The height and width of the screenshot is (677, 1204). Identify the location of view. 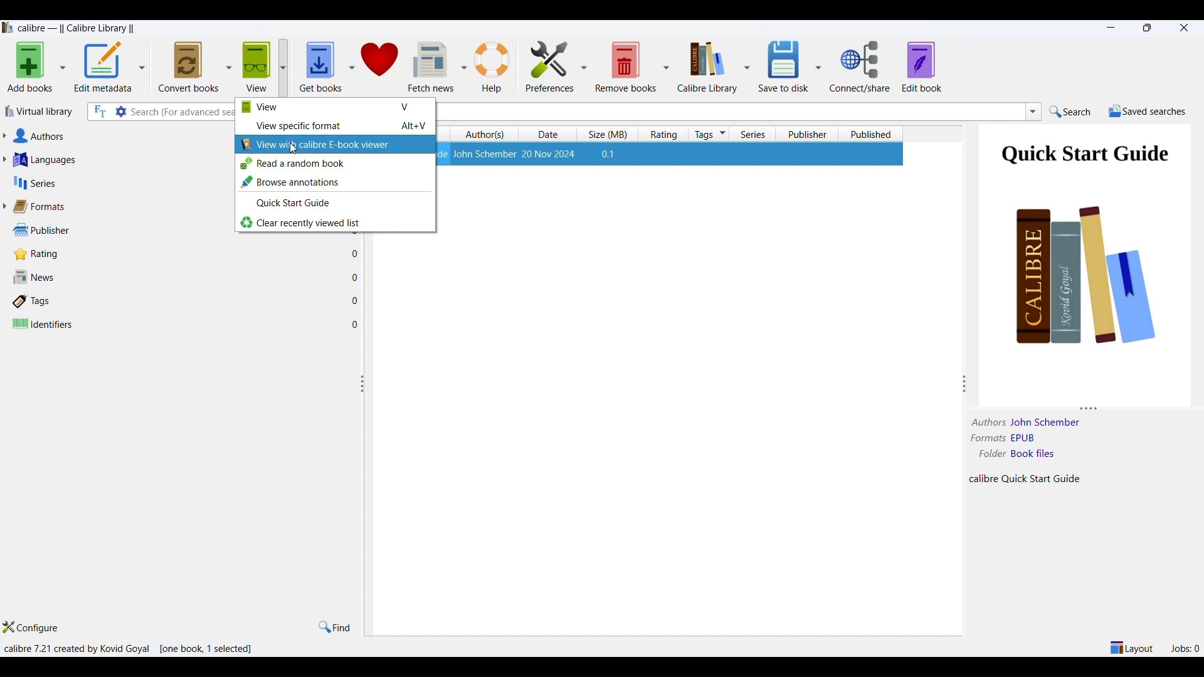
(255, 68).